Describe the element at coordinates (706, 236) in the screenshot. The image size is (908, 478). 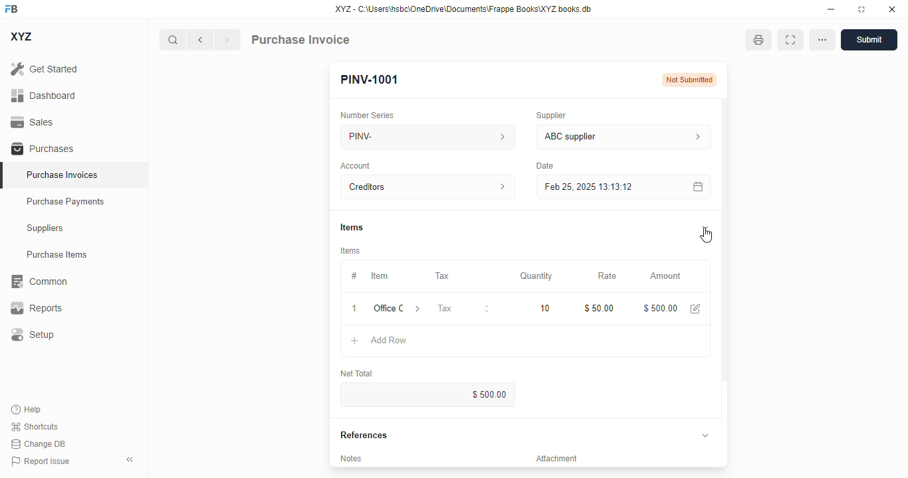
I see `cursor` at that location.